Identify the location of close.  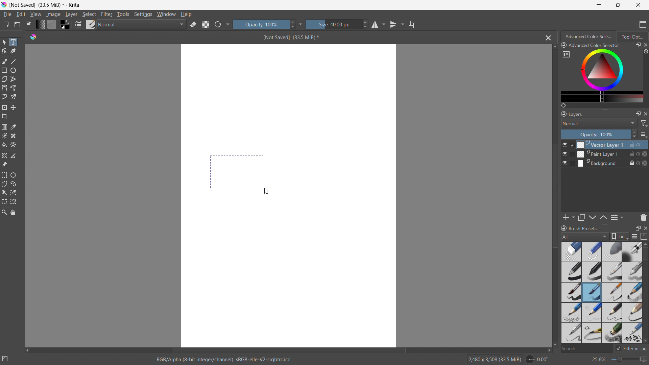
(645, 45).